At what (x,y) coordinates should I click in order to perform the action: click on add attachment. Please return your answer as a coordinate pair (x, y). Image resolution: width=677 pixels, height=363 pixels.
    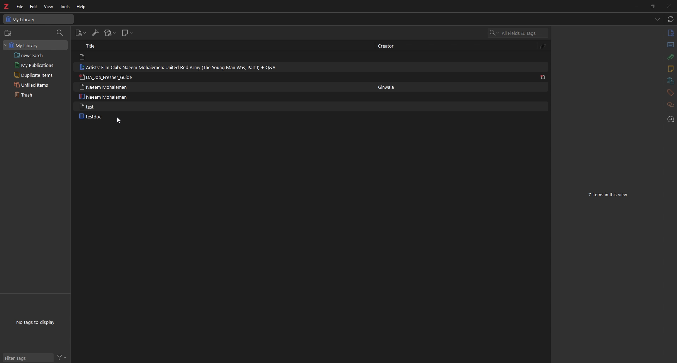
    Looking at the image, I should click on (110, 33).